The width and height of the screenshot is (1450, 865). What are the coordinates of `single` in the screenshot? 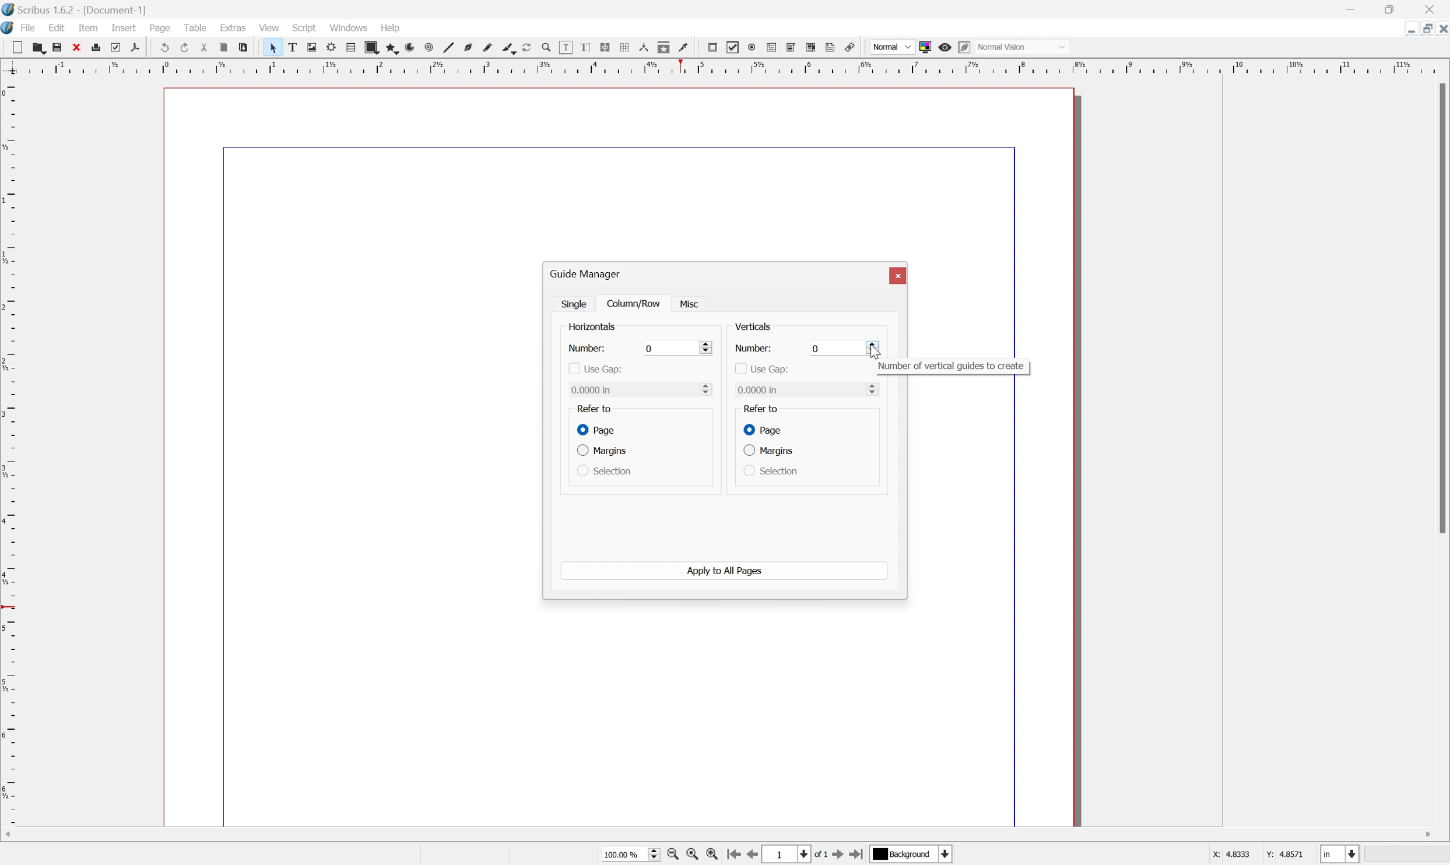 It's located at (575, 303).